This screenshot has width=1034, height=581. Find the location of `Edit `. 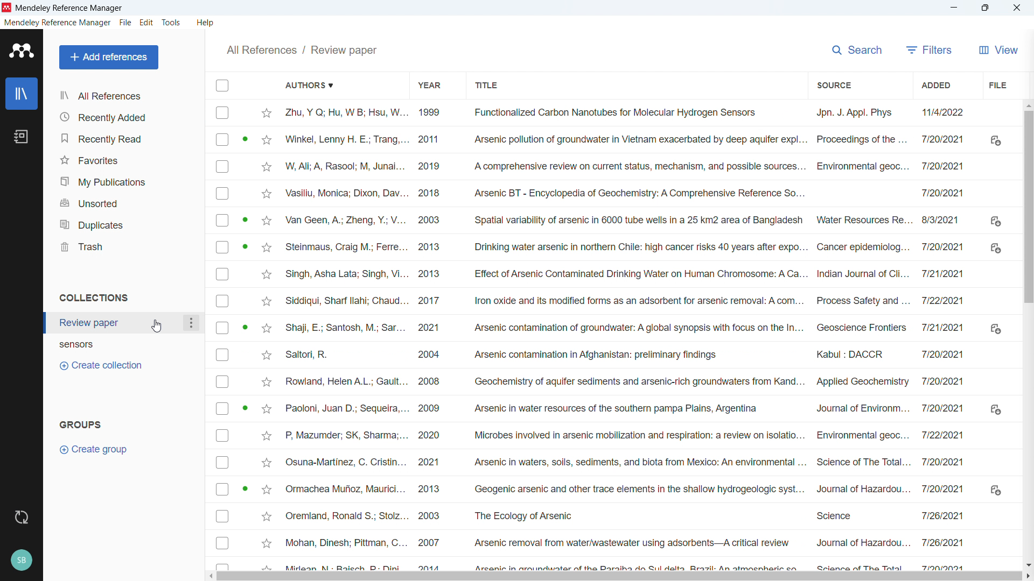

Edit  is located at coordinates (146, 24).